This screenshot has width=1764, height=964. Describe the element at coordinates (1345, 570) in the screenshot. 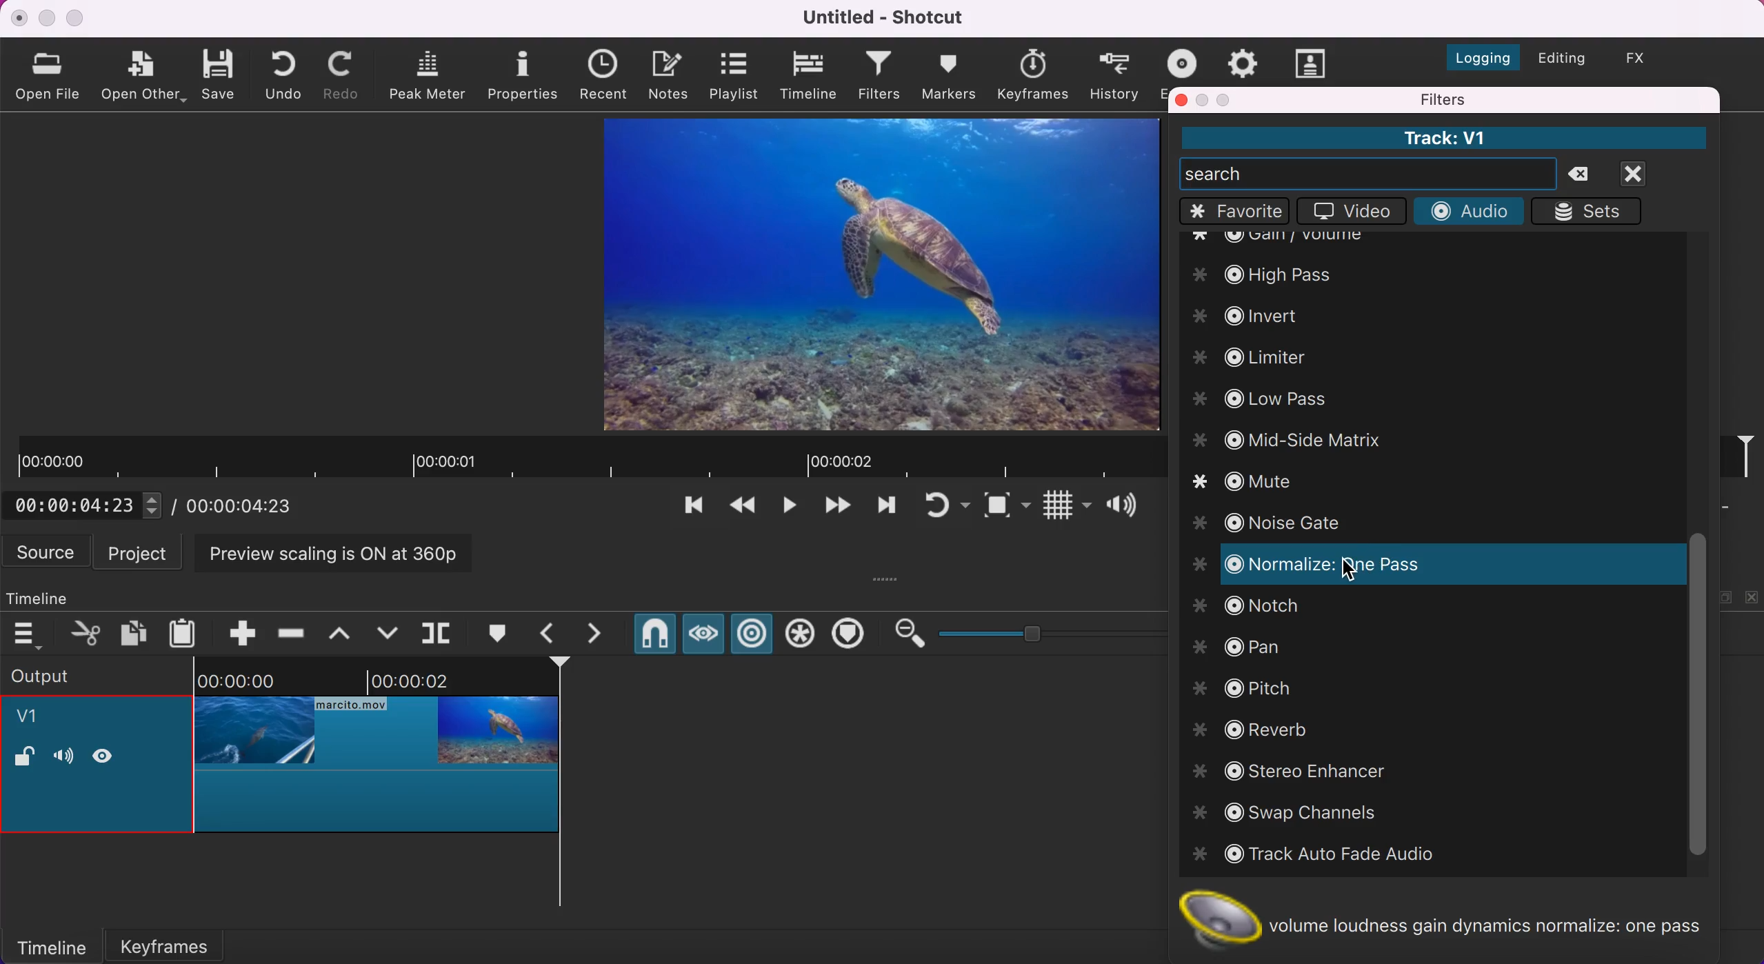

I see `cursor` at that location.